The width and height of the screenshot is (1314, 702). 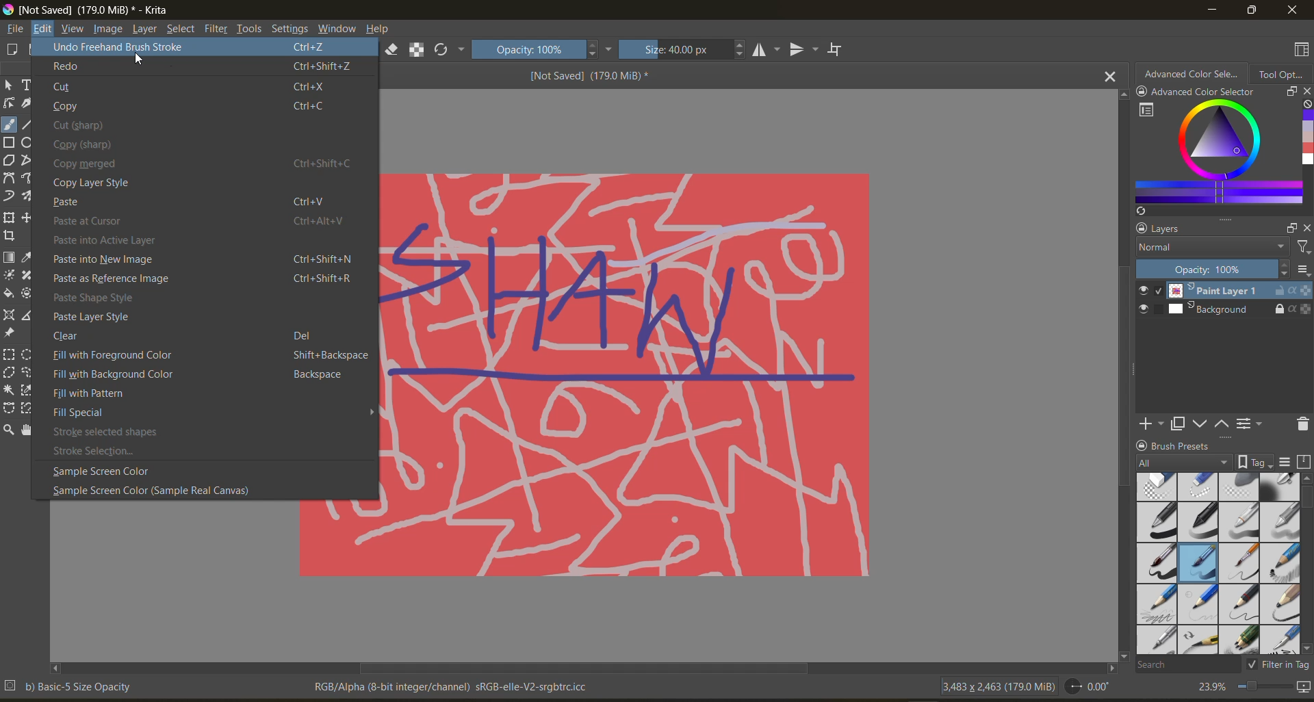 What do you see at coordinates (31, 196) in the screenshot?
I see `Multi brush tool` at bounding box center [31, 196].